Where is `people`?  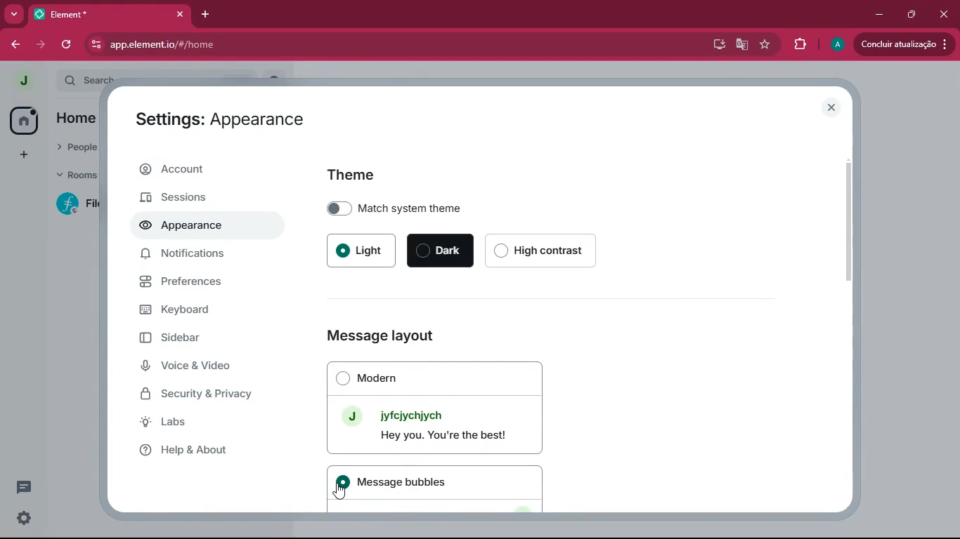 people is located at coordinates (78, 147).